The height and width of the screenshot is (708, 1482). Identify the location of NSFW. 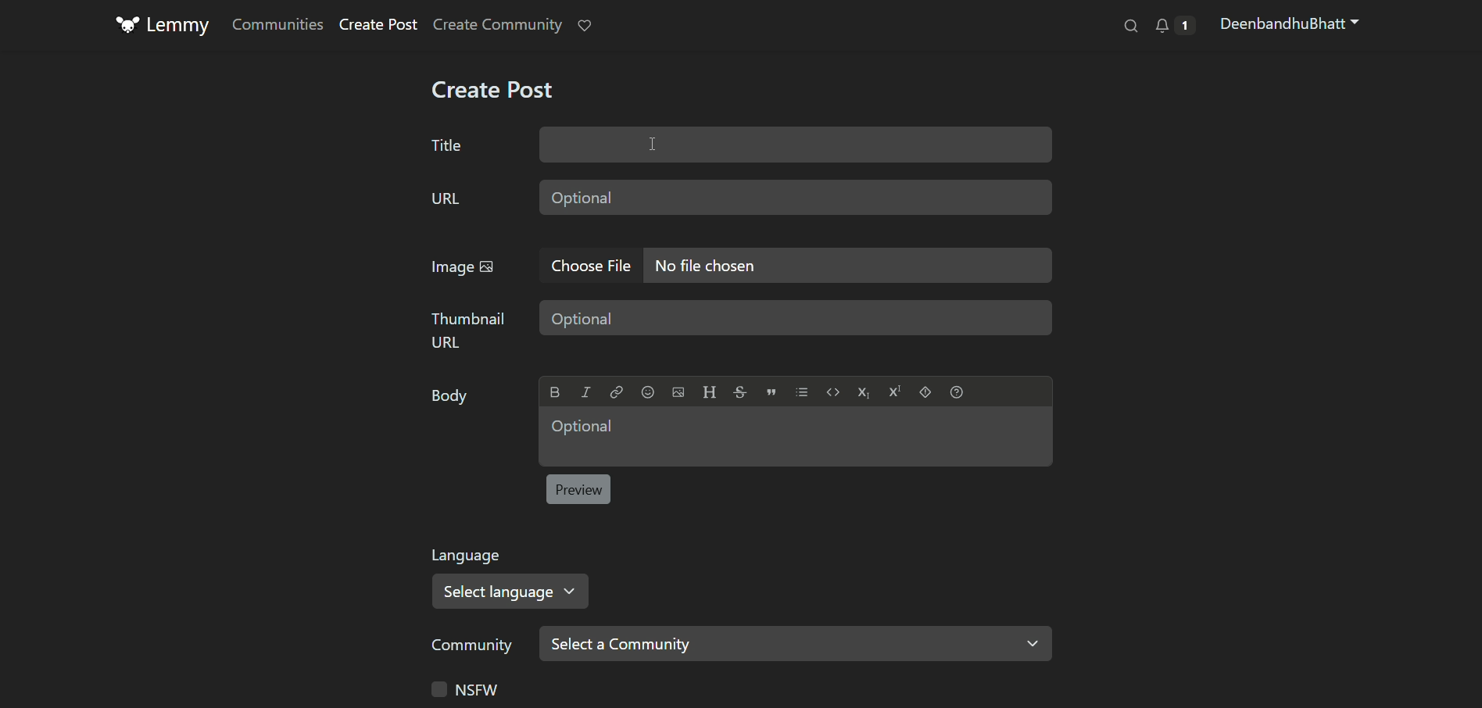
(463, 689).